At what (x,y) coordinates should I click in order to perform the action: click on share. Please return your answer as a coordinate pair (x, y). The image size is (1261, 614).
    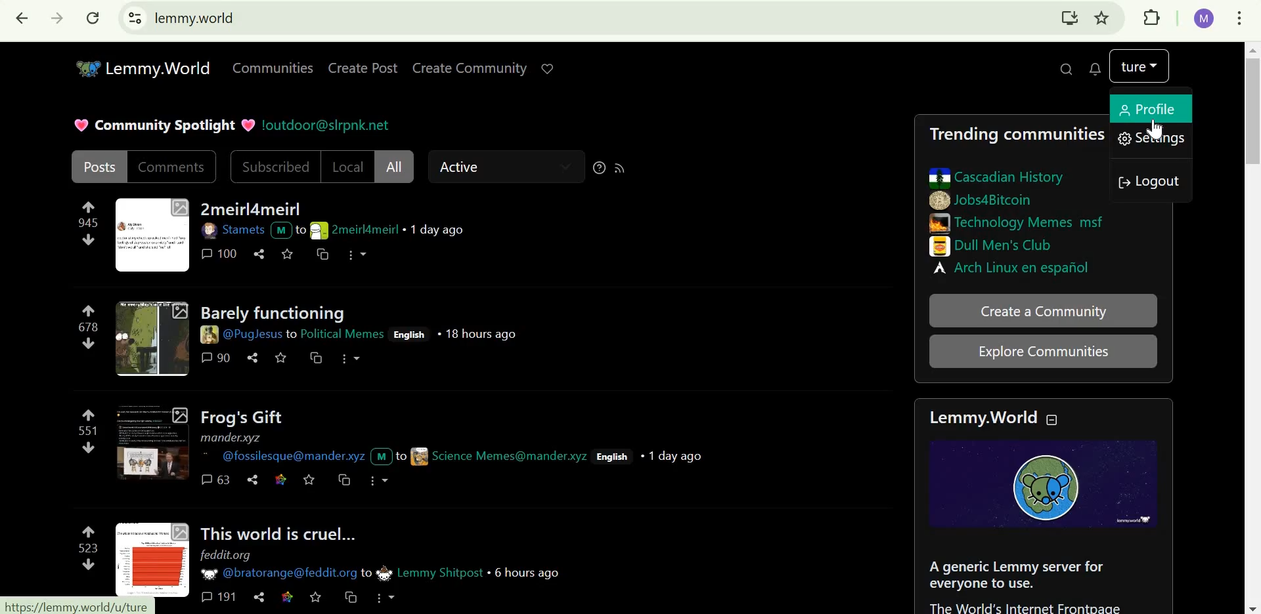
    Looking at the image, I should click on (252, 480).